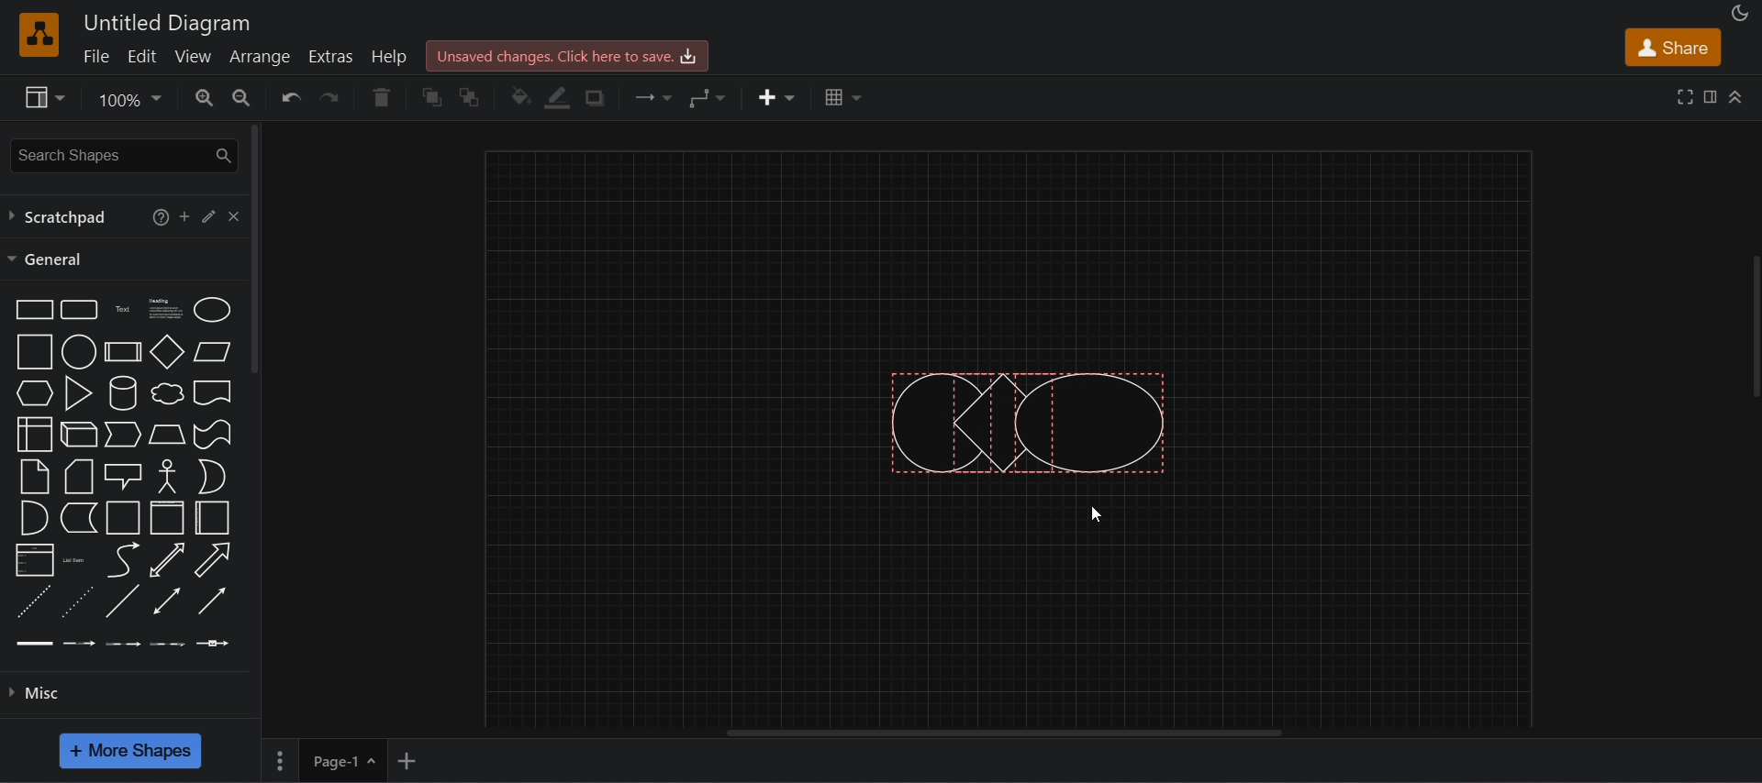  I want to click on and, so click(32, 518).